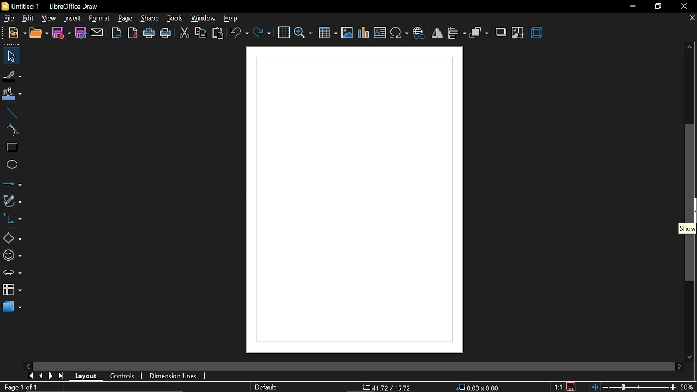 This screenshot has height=392, width=697. I want to click on close, so click(685, 7).